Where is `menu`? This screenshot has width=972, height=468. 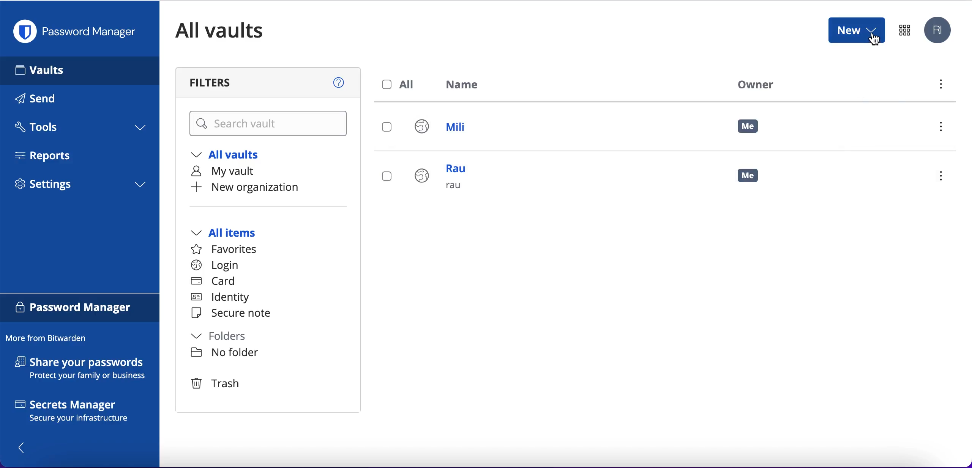 menu is located at coordinates (940, 86).